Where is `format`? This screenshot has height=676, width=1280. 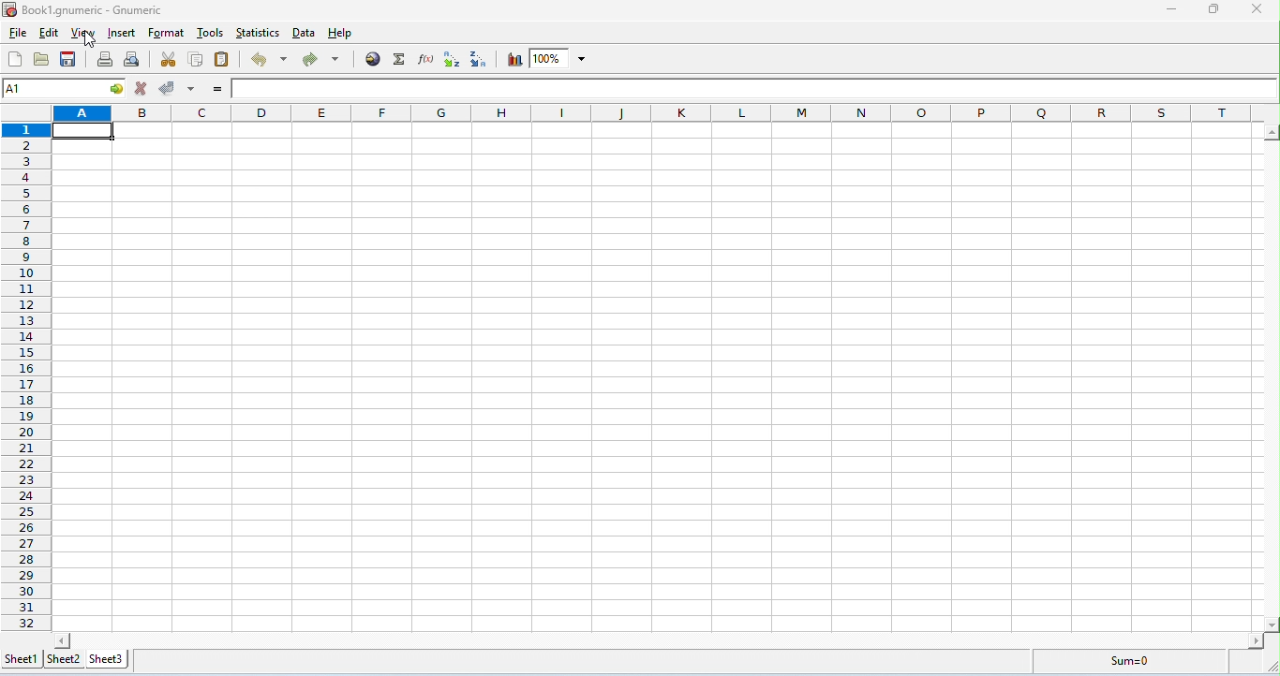
format is located at coordinates (167, 34).